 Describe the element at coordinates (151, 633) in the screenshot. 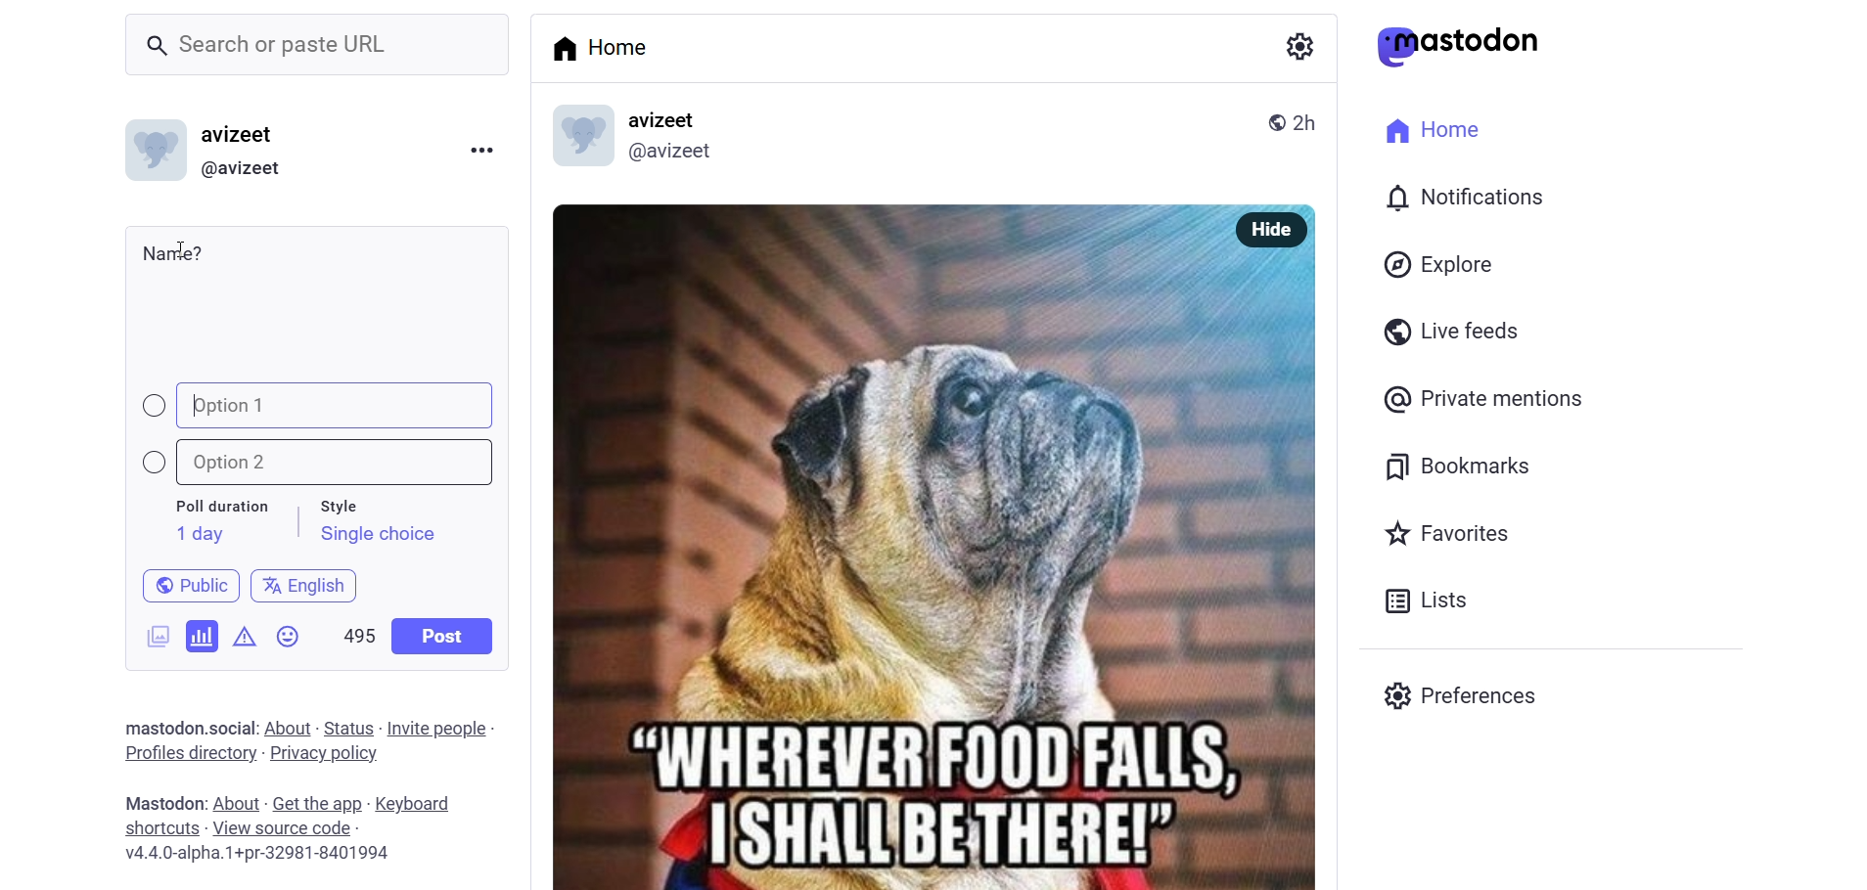

I see `image/video` at that location.